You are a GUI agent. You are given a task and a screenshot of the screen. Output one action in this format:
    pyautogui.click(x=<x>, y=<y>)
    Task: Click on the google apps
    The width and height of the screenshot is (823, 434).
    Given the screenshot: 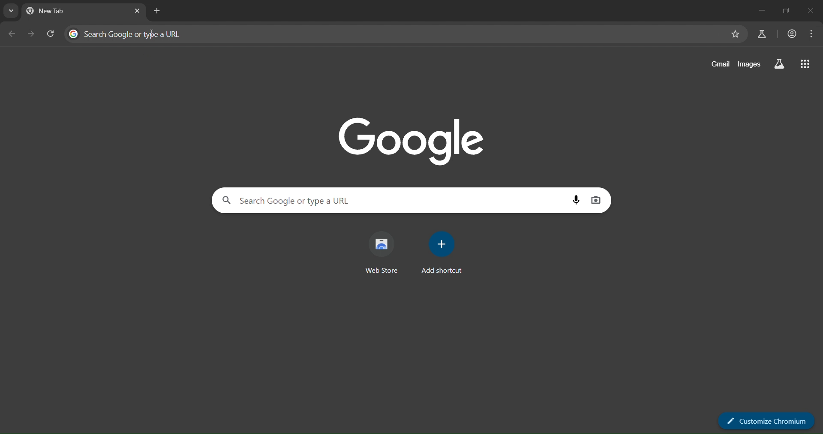 What is the action you would take?
    pyautogui.click(x=805, y=63)
    